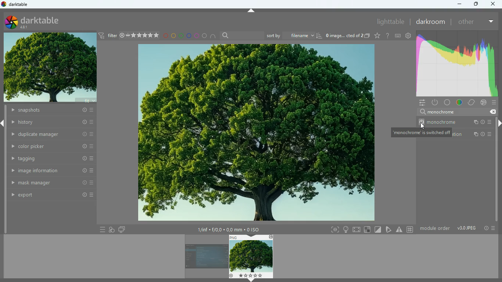 The image size is (502, 282). What do you see at coordinates (494, 102) in the screenshot?
I see `menu` at bounding box center [494, 102].